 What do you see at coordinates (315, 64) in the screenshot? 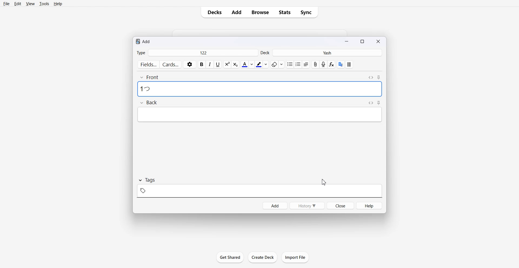
I see `Attach File` at bounding box center [315, 64].